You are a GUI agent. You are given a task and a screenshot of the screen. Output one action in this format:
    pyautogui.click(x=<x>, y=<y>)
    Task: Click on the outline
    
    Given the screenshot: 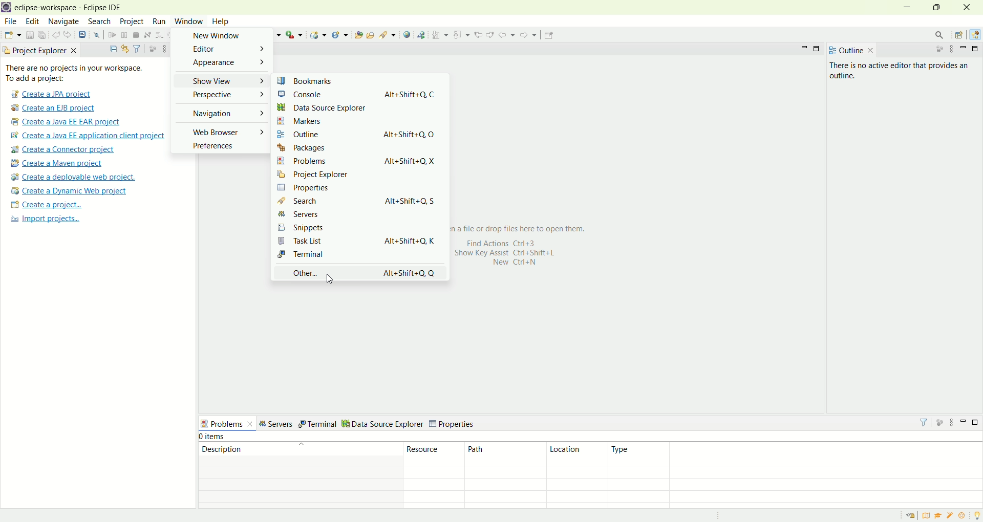 What is the action you would take?
    pyautogui.click(x=852, y=50)
    